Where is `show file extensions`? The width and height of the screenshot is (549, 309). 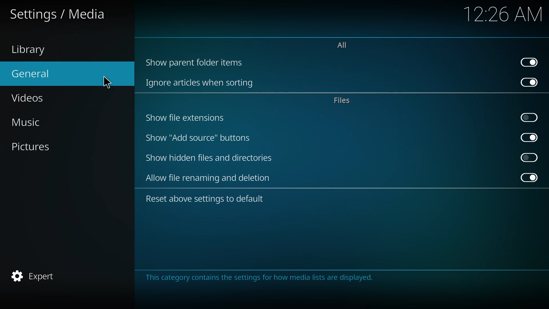 show file extensions is located at coordinates (187, 118).